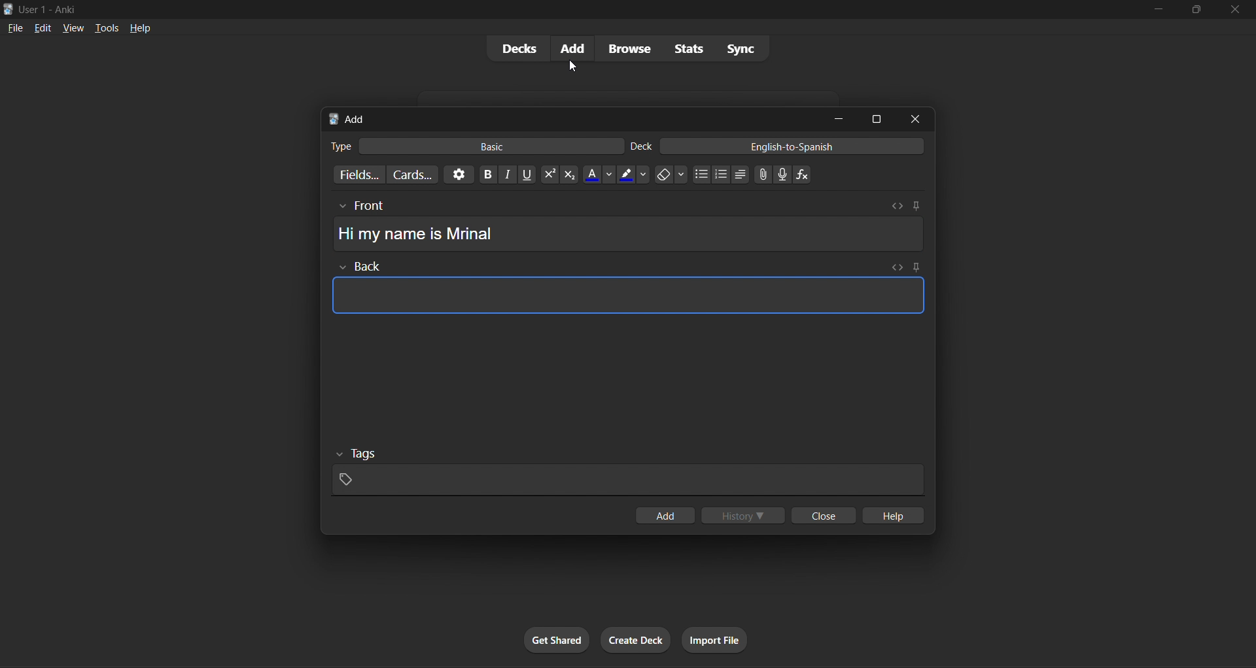 The image size is (1256, 668). What do you see at coordinates (875, 119) in the screenshot?
I see `maximize` at bounding box center [875, 119].